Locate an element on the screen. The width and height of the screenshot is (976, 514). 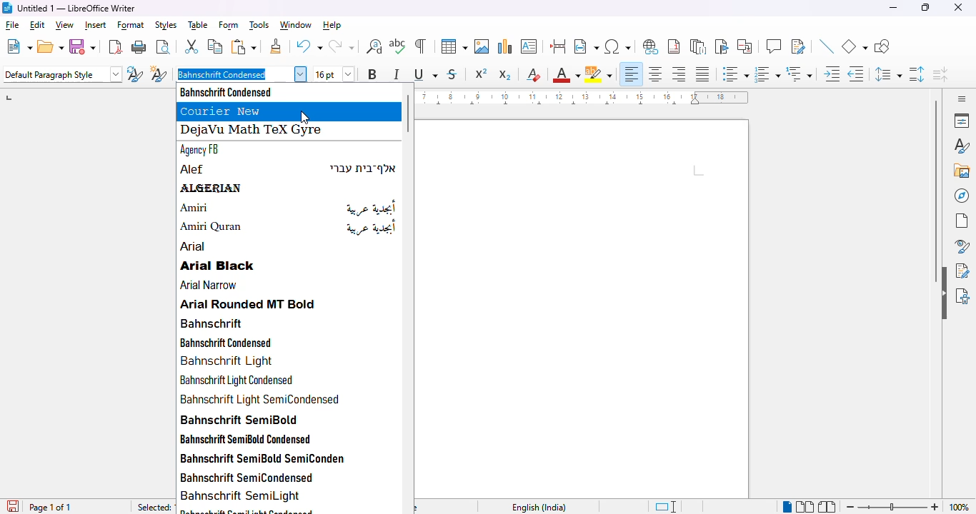
insert hyperlink is located at coordinates (652, 46).